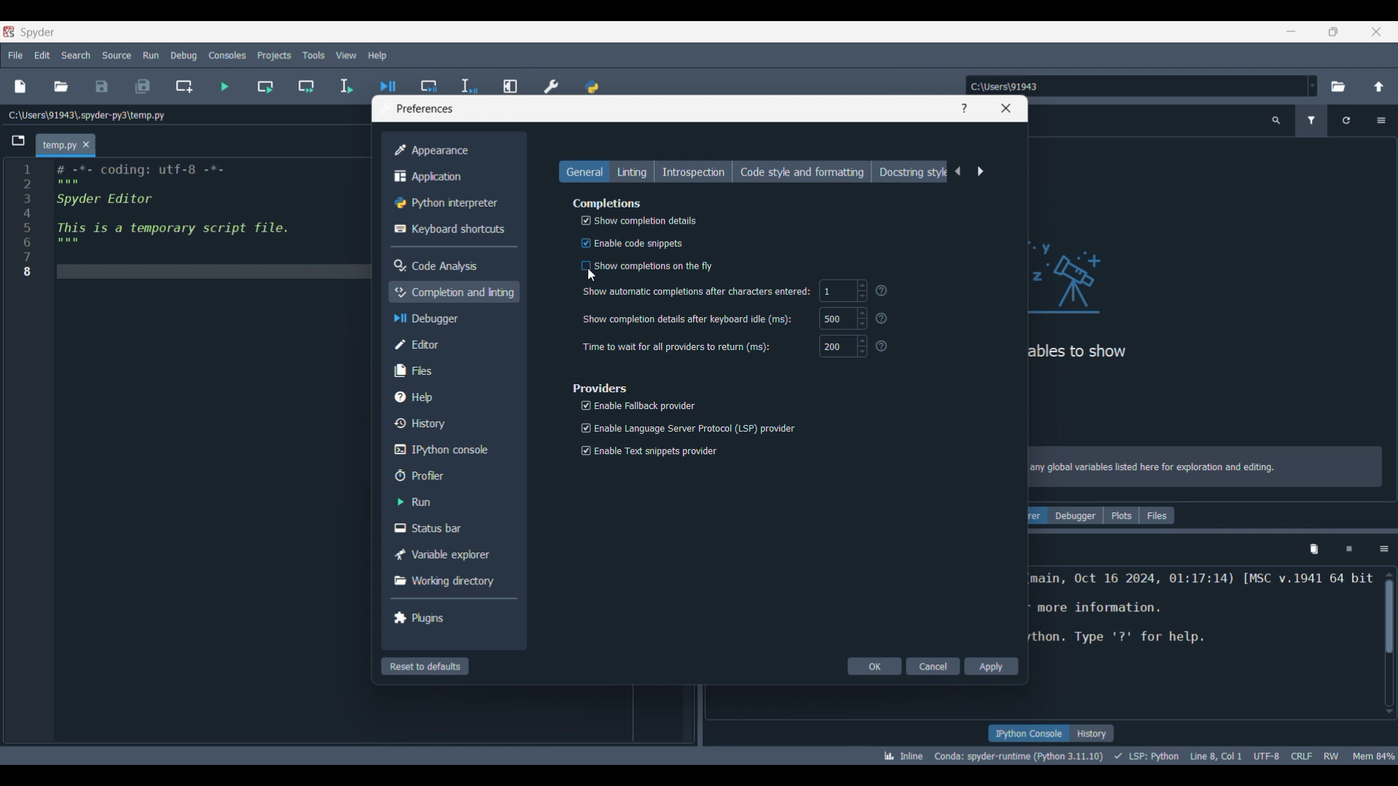 The width and height of the screenshot is (1398, 786). I want to click on Save file, so click(102, 87).